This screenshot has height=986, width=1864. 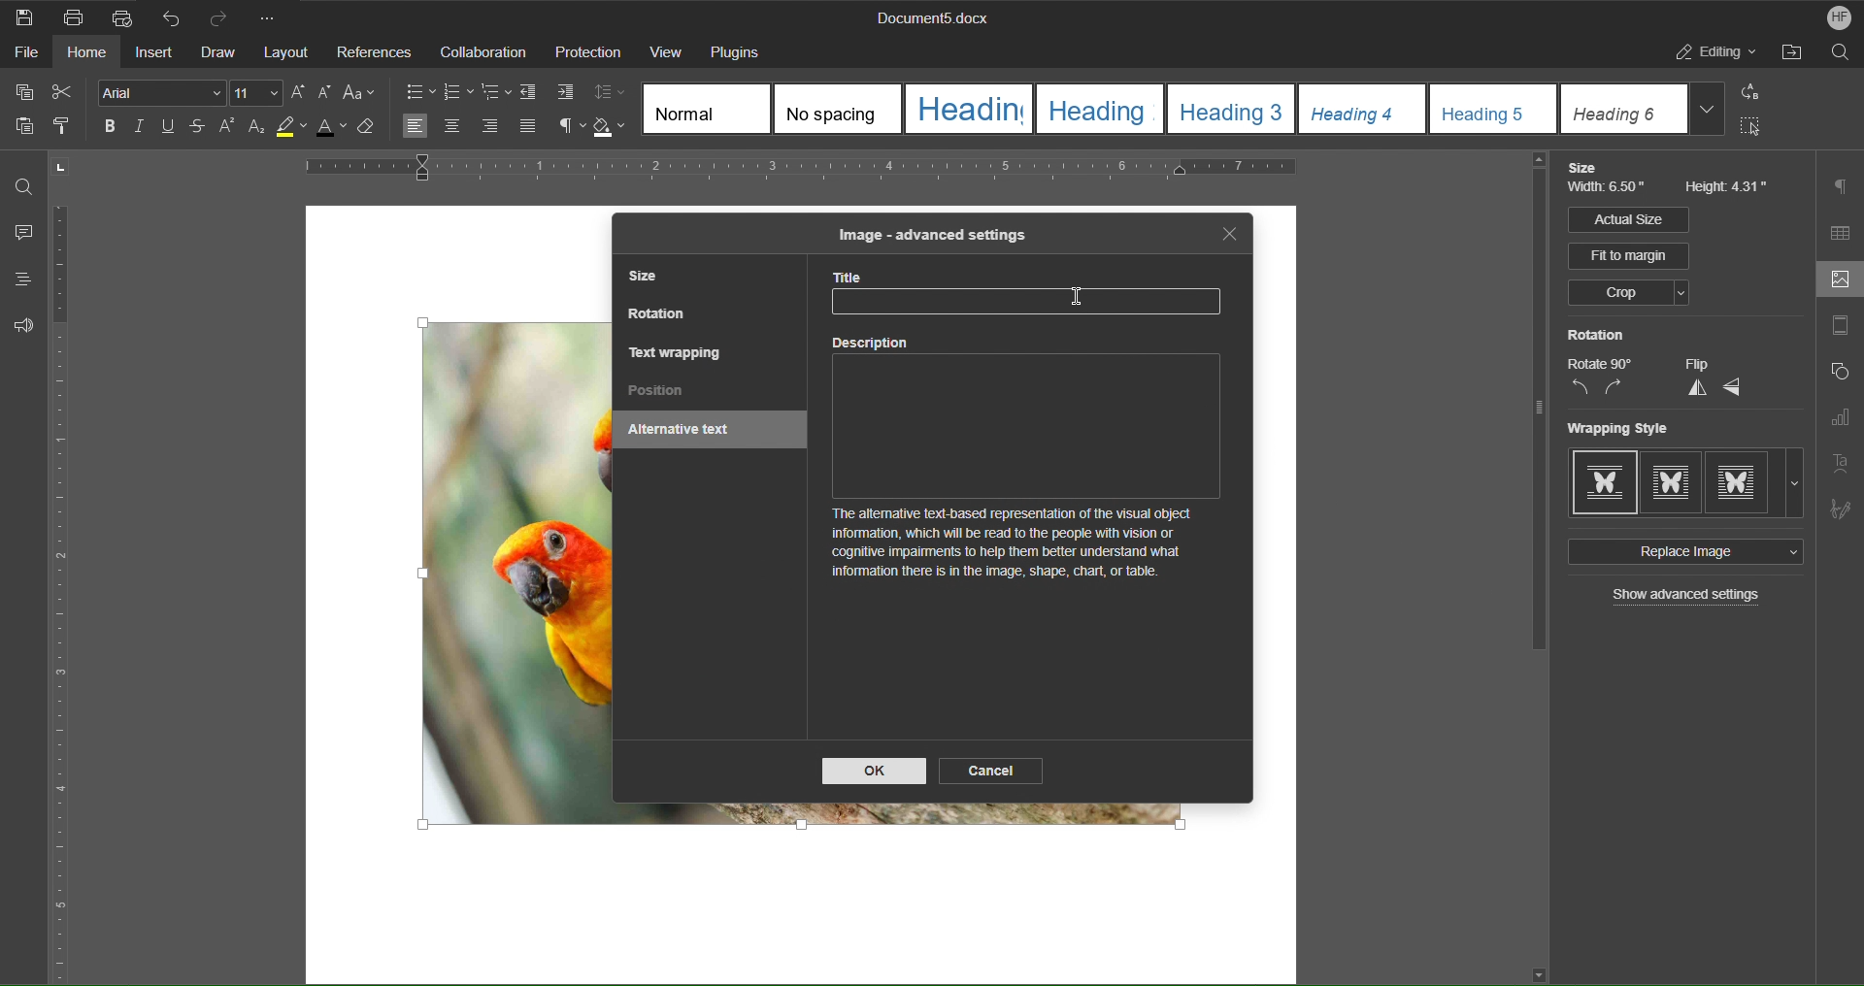 What do you see at coordinates (66, 92) in the screenshot?
I see `Cut` at bounding box center [66, 92].